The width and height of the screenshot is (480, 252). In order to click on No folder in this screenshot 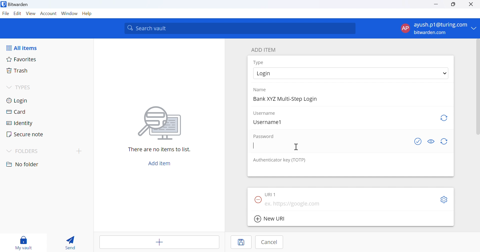, I will do `click(23, 164)`.